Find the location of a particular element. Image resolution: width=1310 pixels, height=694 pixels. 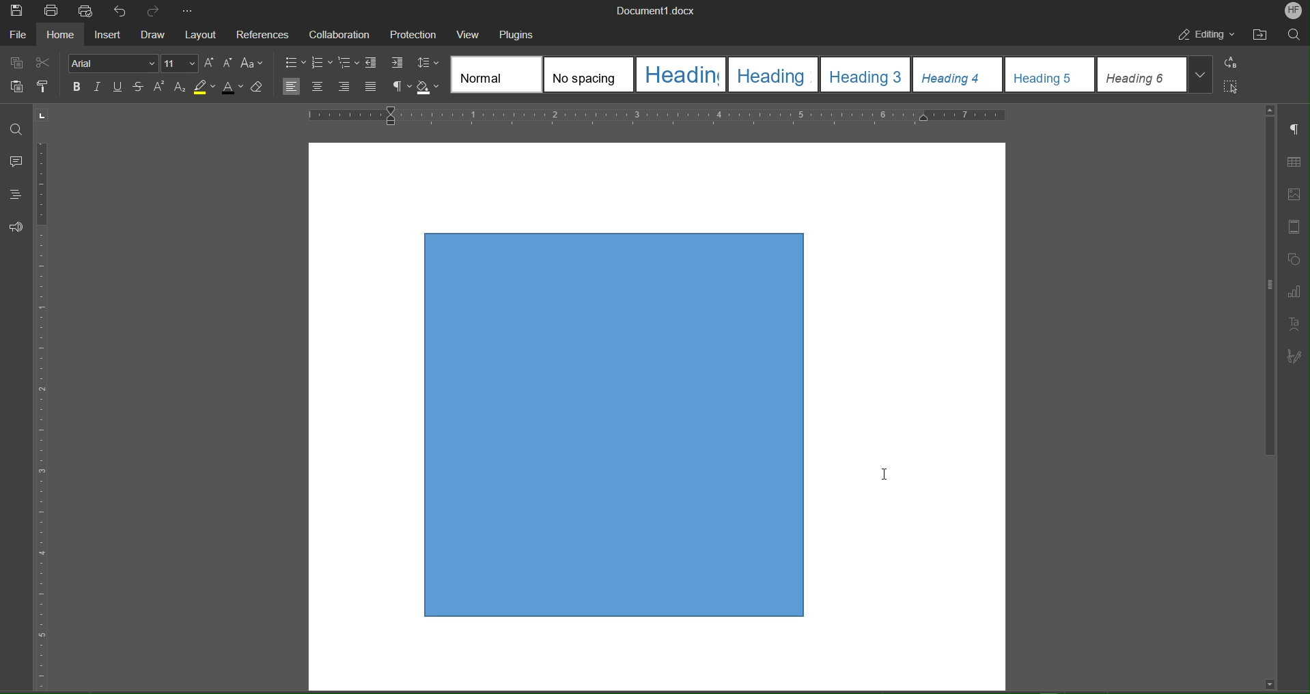

Superscript is located at coordinates (160, 88).